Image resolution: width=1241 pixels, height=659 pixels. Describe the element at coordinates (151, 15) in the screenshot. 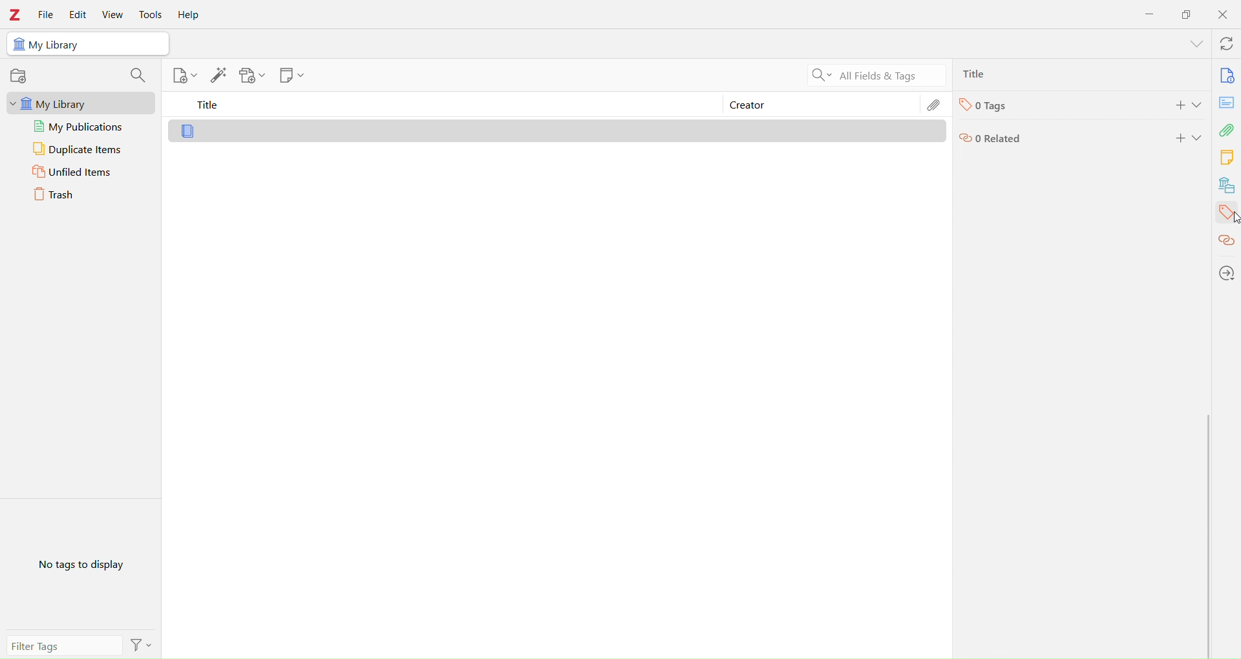

I see `` at that location.